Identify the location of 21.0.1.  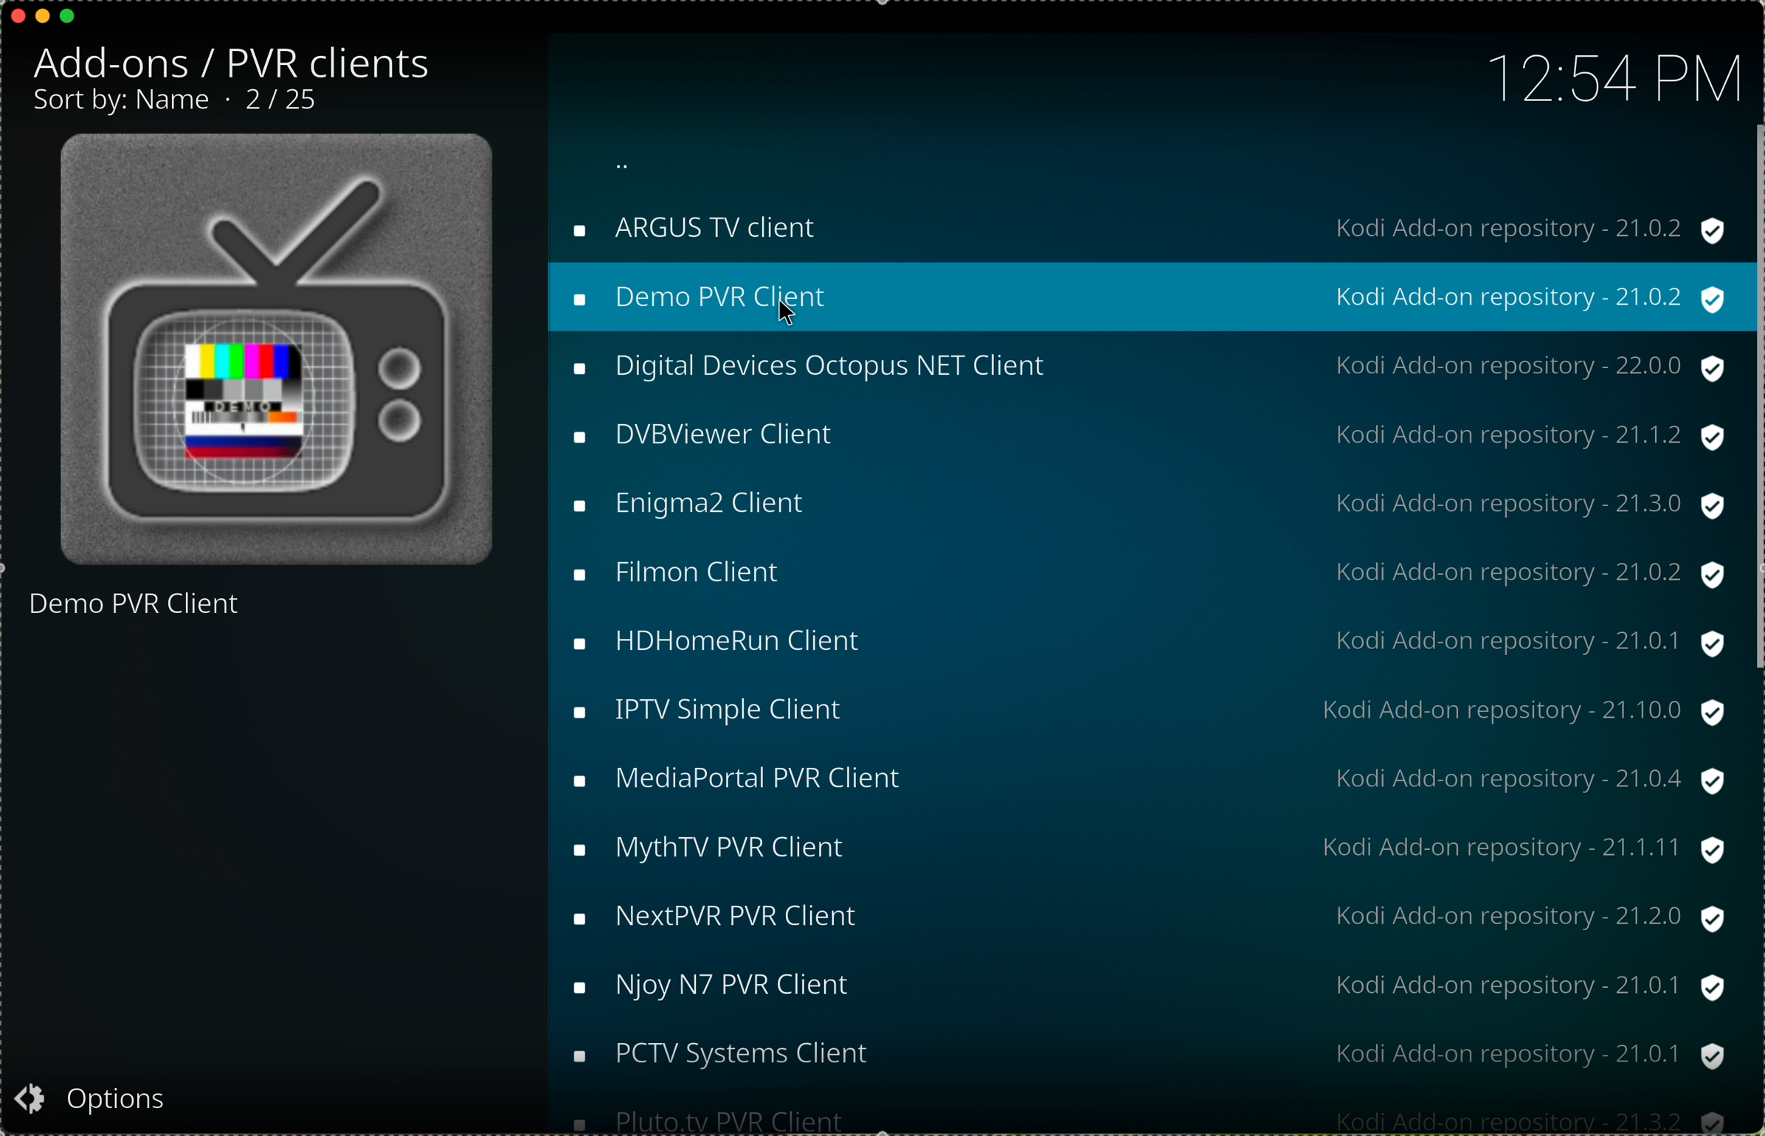
(1649, 1052).